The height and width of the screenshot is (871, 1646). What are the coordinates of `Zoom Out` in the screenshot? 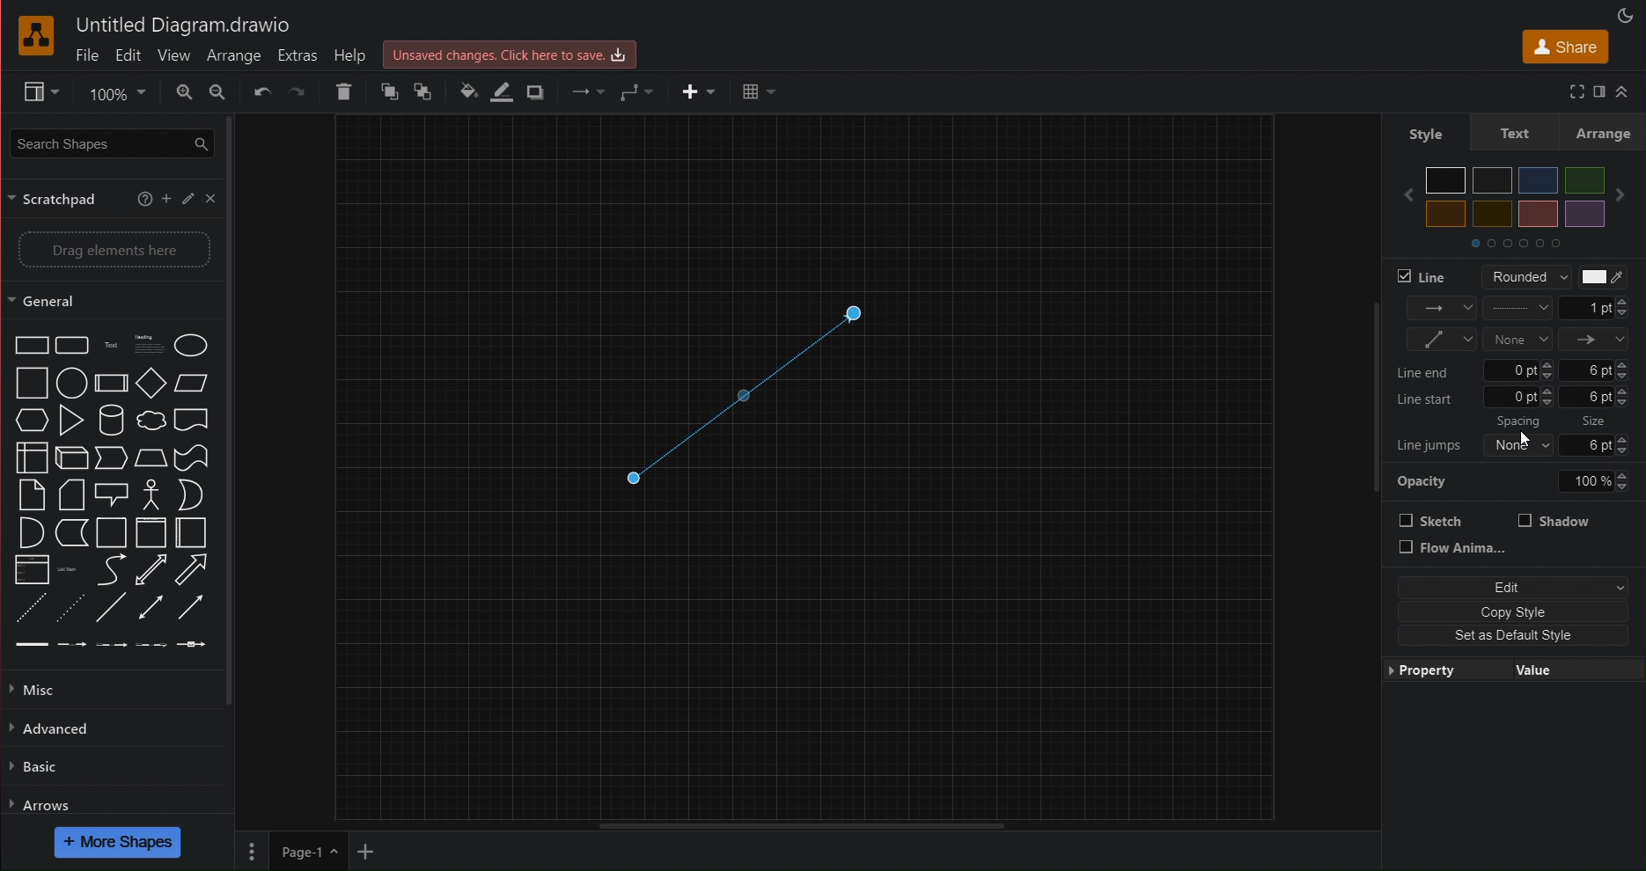 It's located at (218, 91).